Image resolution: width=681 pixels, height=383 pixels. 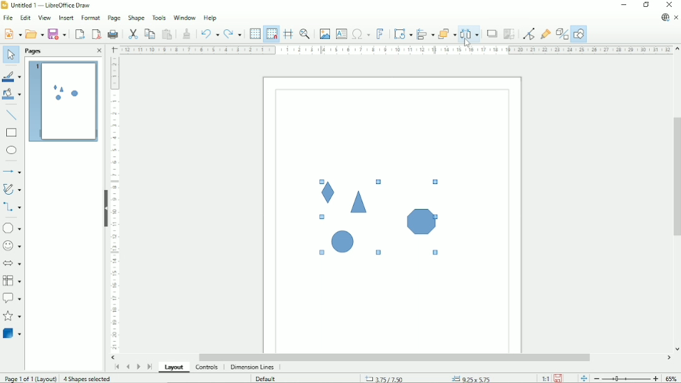 I want to click on Flowchart, so click(x=12, y=281).